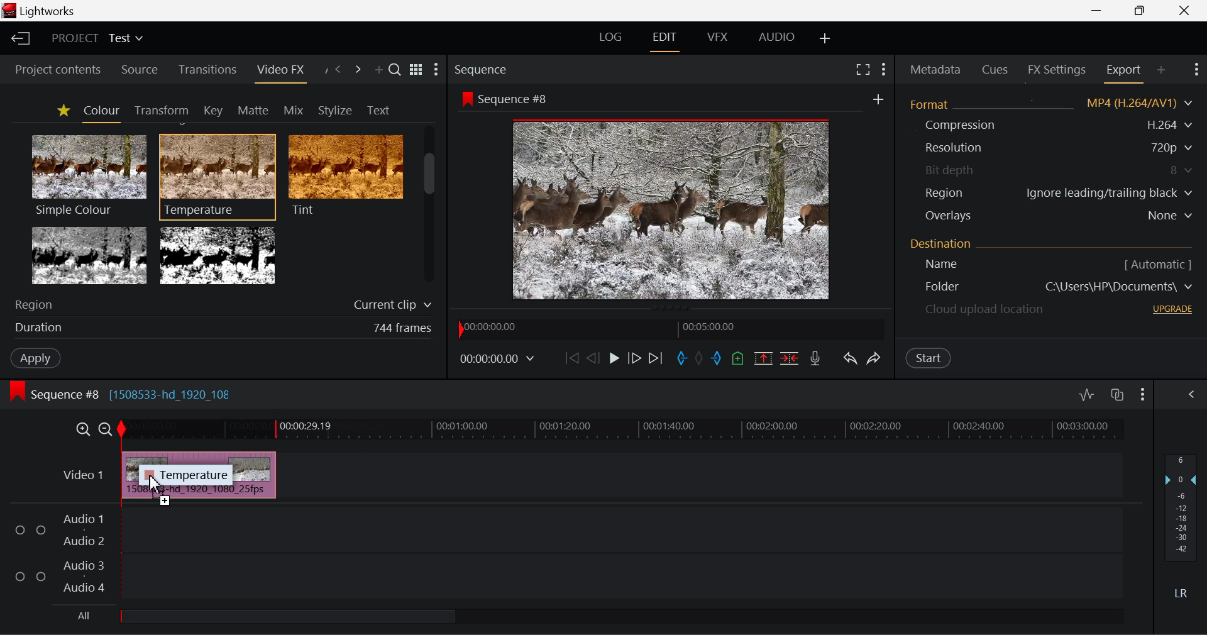  I want to click on Video FX, so click(280, 74).